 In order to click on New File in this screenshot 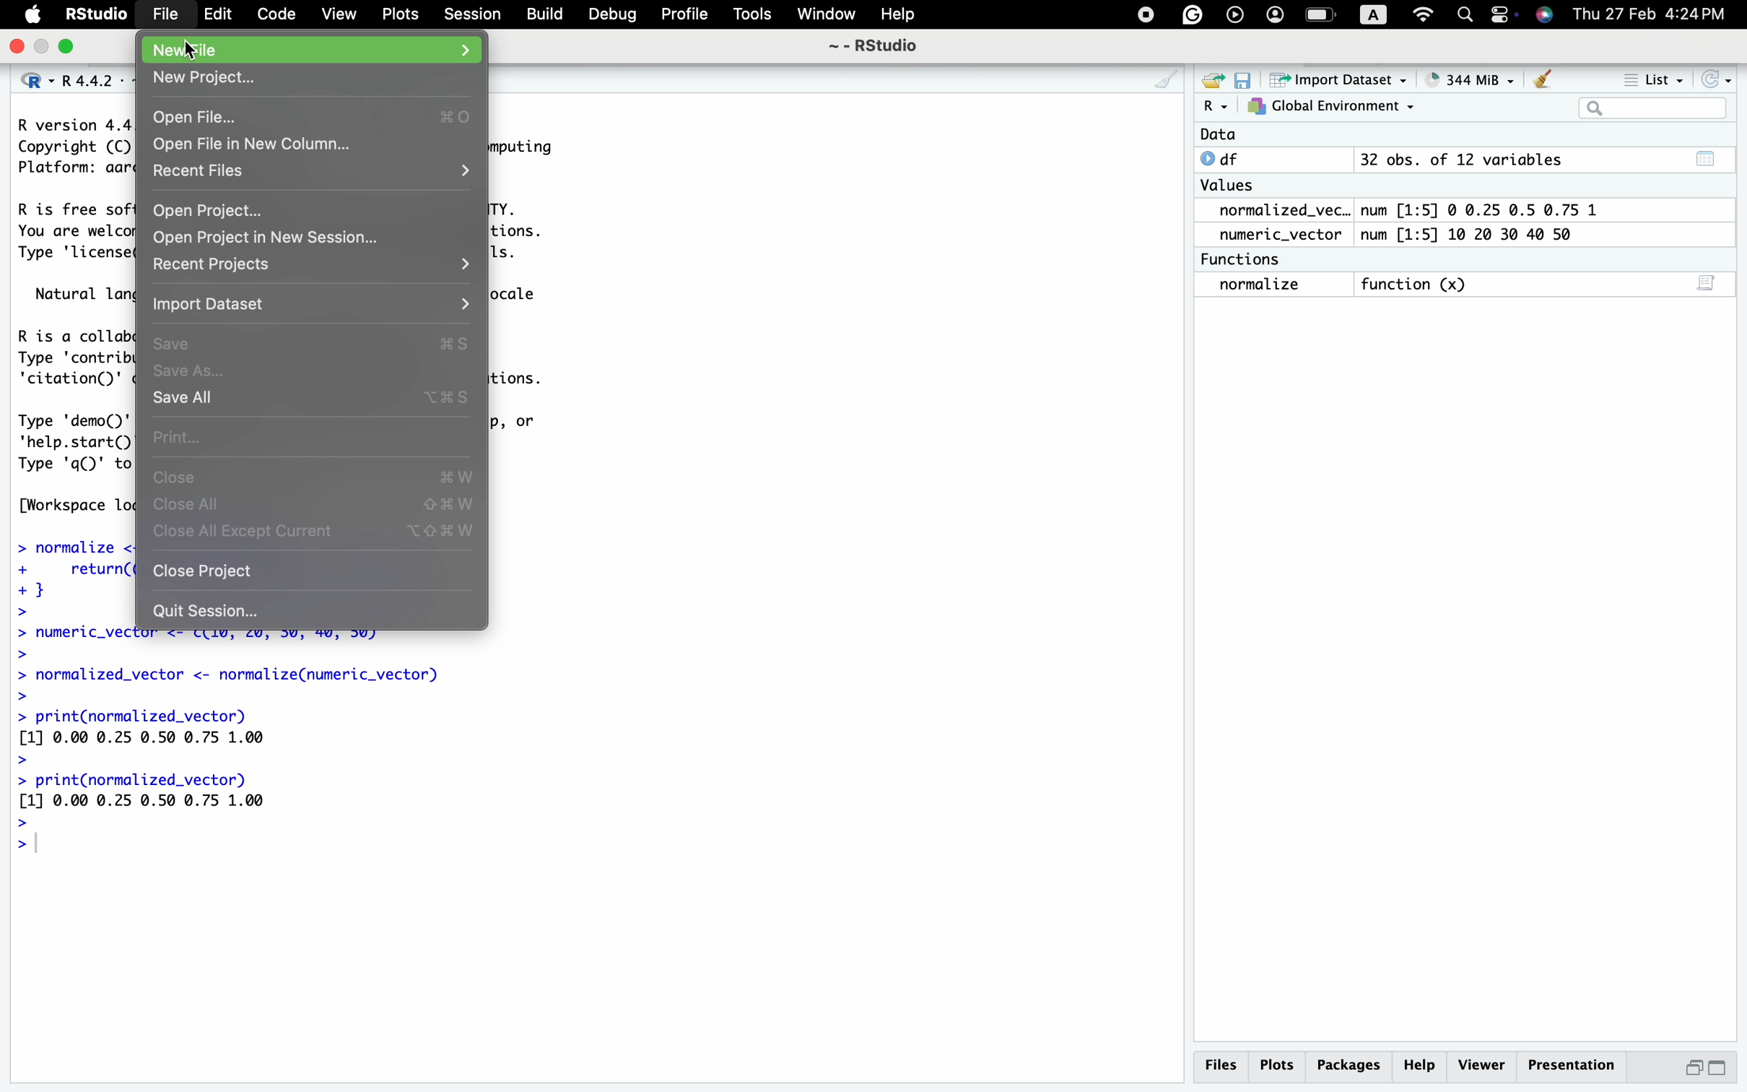, I will do `click(185, 50)`.